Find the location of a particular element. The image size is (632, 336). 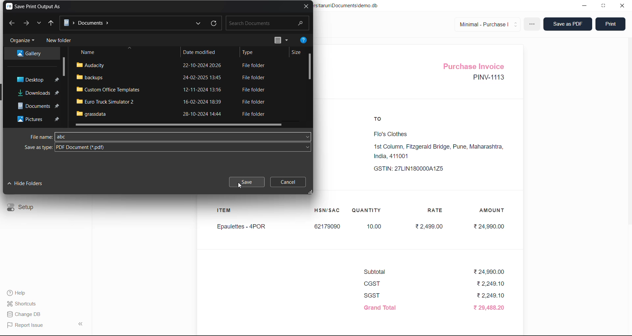

window mode is located at coordinates (604, 6).